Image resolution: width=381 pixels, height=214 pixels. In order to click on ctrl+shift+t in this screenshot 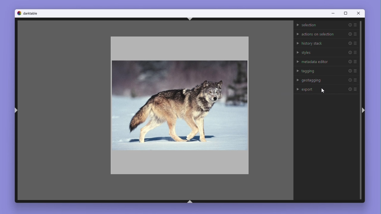, I will do `click(189, 19)`.